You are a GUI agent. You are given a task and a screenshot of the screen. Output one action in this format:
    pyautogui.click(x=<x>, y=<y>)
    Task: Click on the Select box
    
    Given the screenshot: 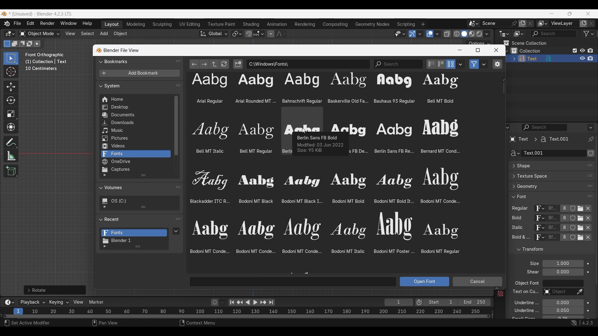 What is the action you would take?
    pyautogui.click(x=11, y=58)
    